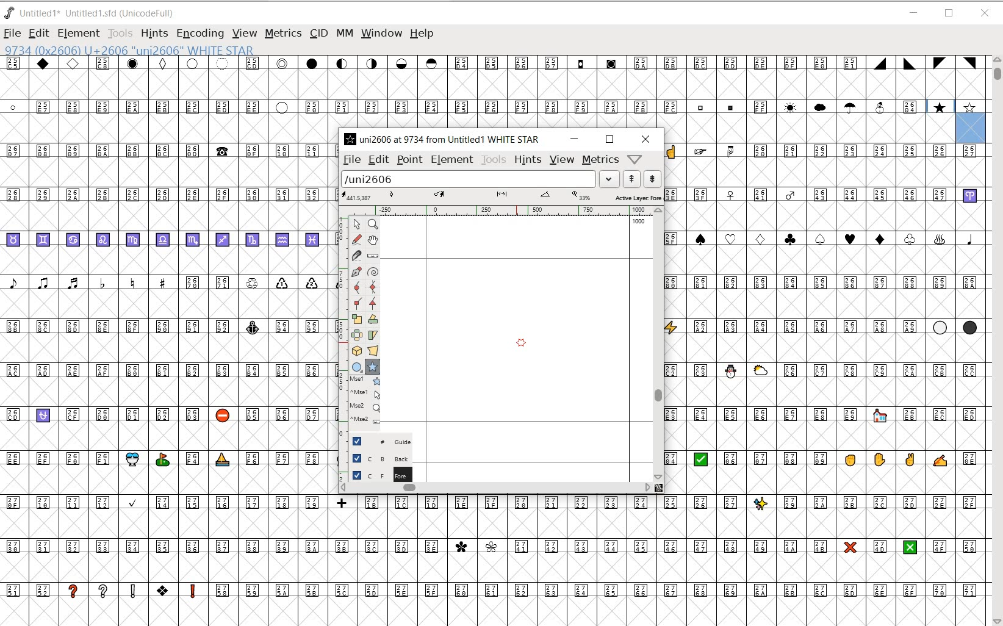 The image size is (1003, 626). I want to click on POLYGON OR START TOOL, so click(521, 344).